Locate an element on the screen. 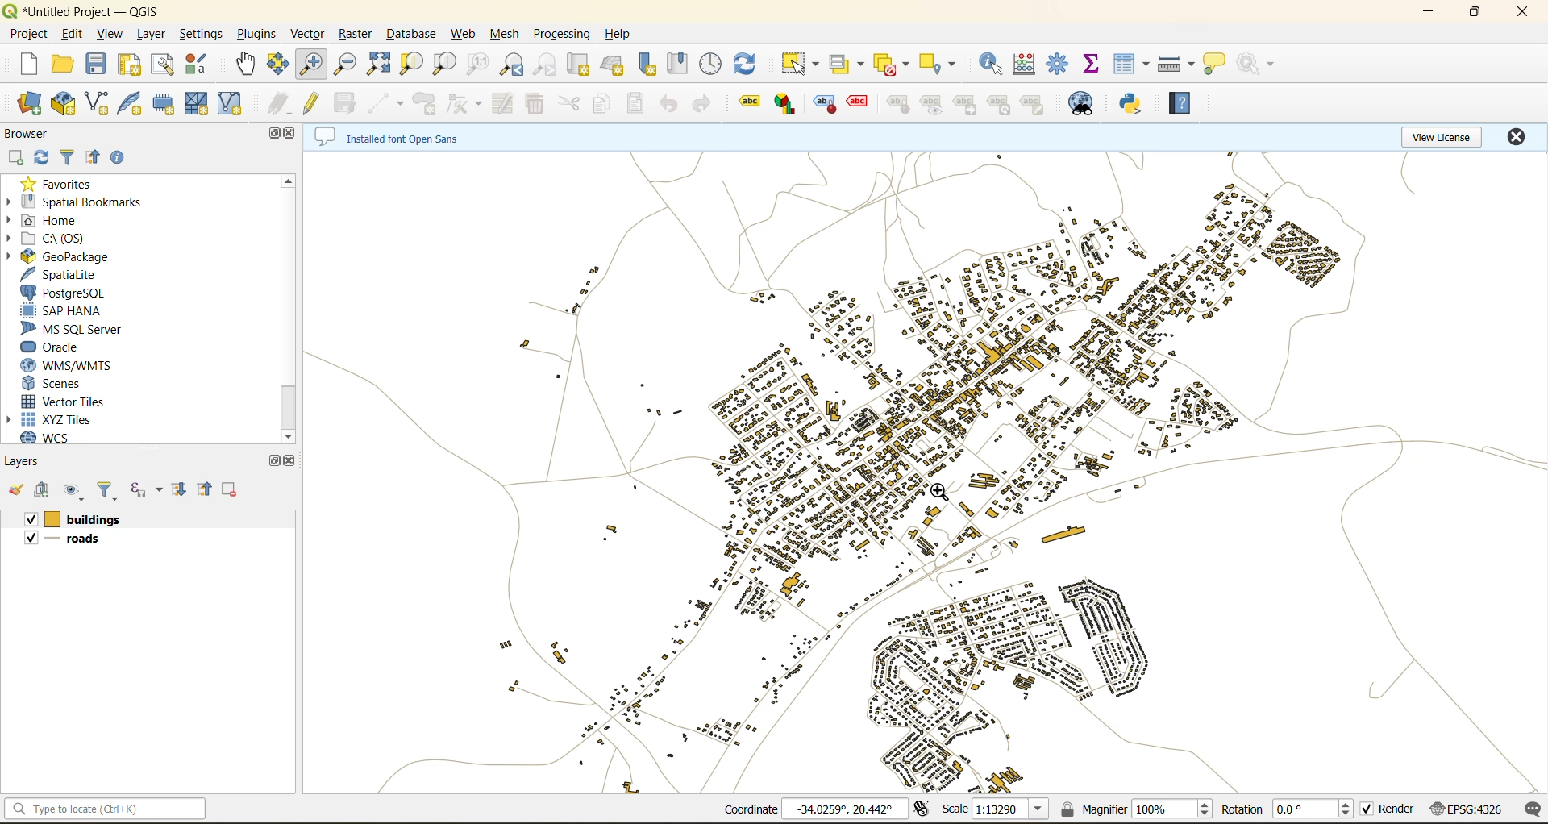 The image size is (1548, 824). statistical summary is located at coordinates (1096, 67).